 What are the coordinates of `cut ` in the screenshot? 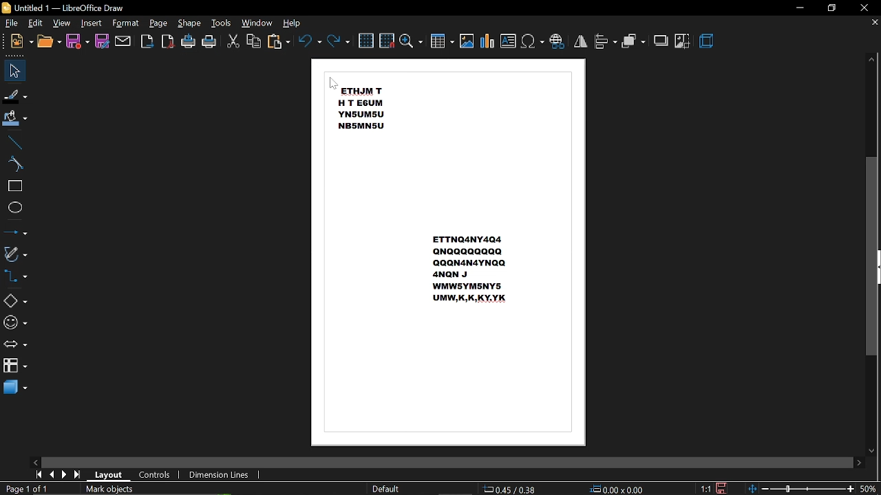 It's located at (233, 41).